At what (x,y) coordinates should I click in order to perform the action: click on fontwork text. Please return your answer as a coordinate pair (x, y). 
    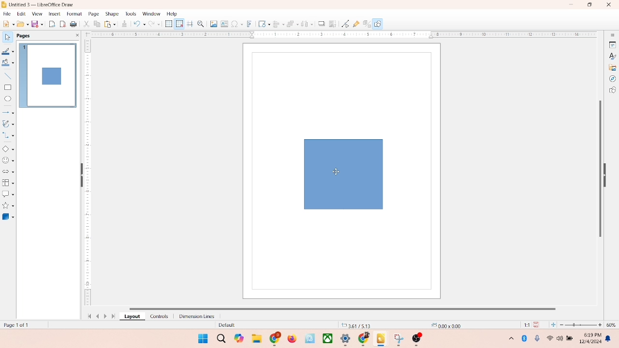
    Looking at the image, I should click on (250, 23).